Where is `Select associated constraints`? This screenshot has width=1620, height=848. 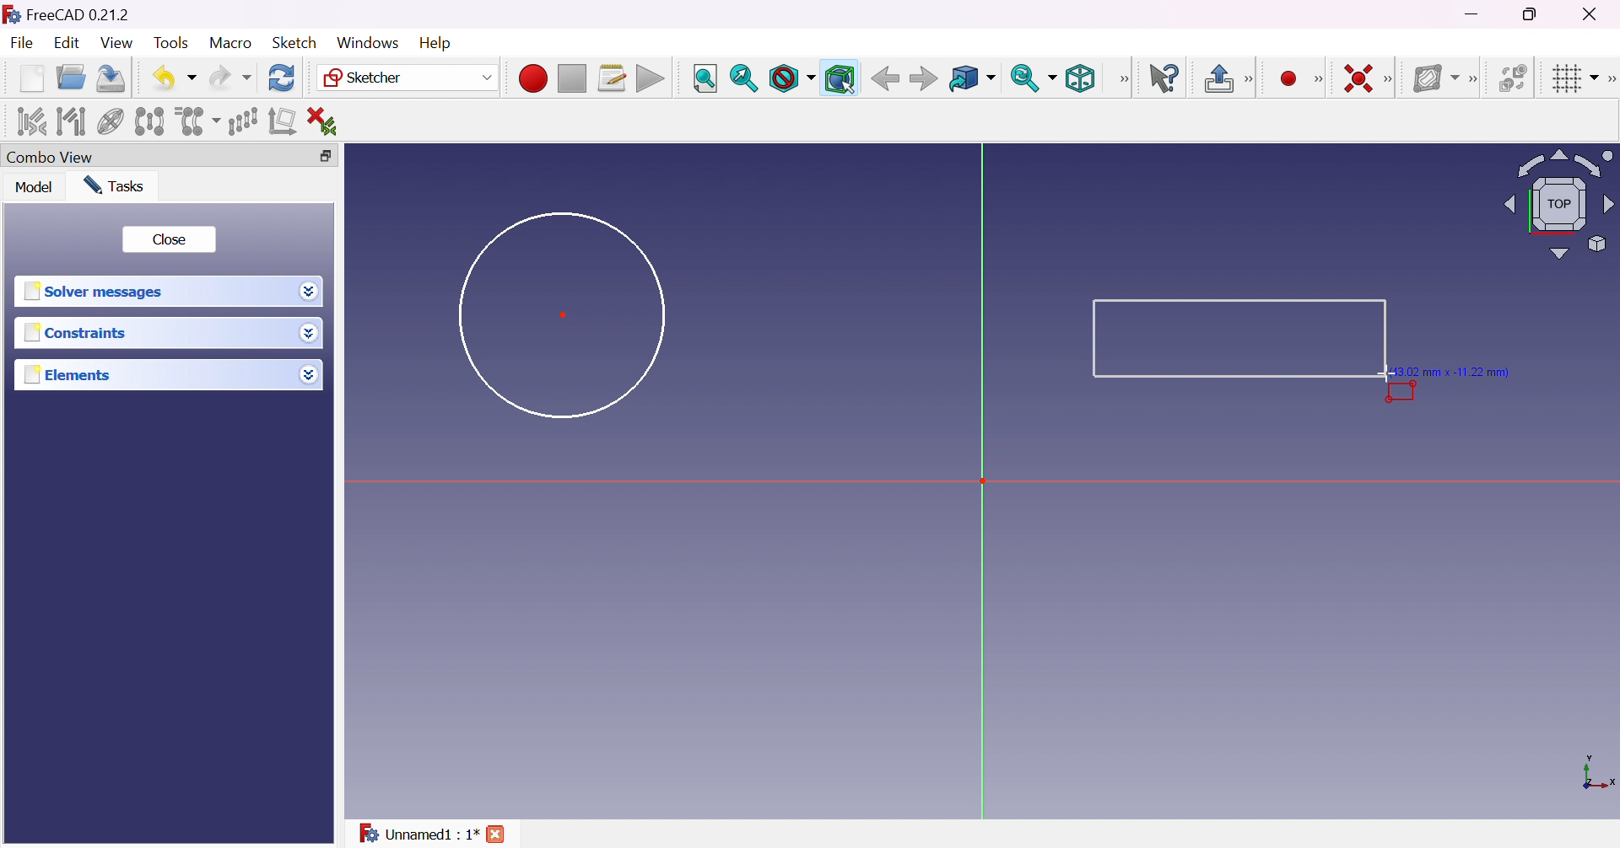 Select associated constraints is located at coordinates (29, 121).